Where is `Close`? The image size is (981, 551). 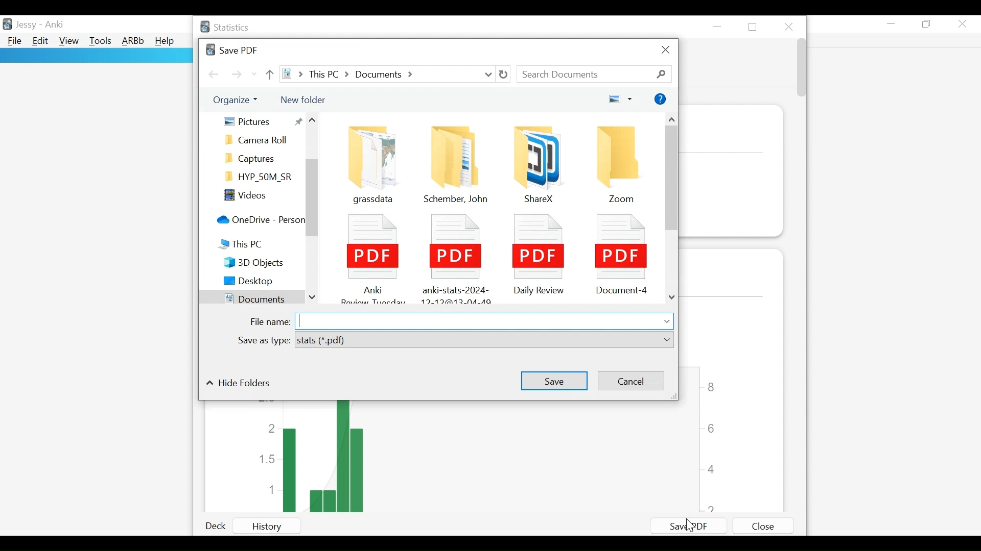
Close is located at coordinates (665, 51).